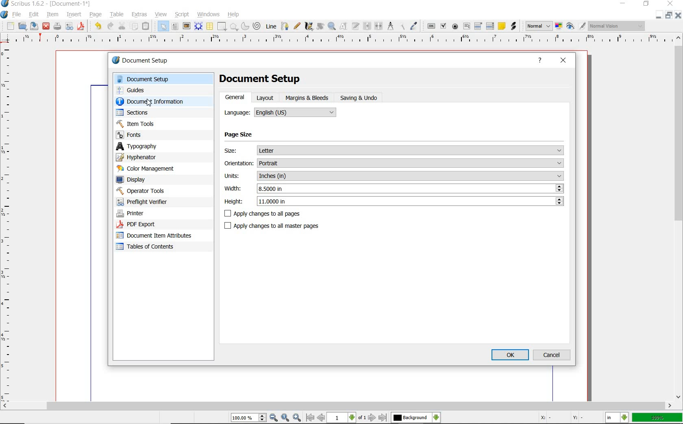 The width and height of the screenshot is (683, 424). I want to click on link annotation, so click(513, 26).